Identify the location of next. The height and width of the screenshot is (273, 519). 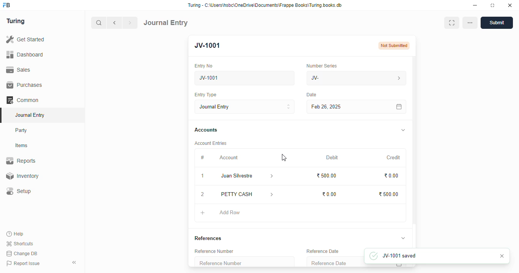
(131, 23).